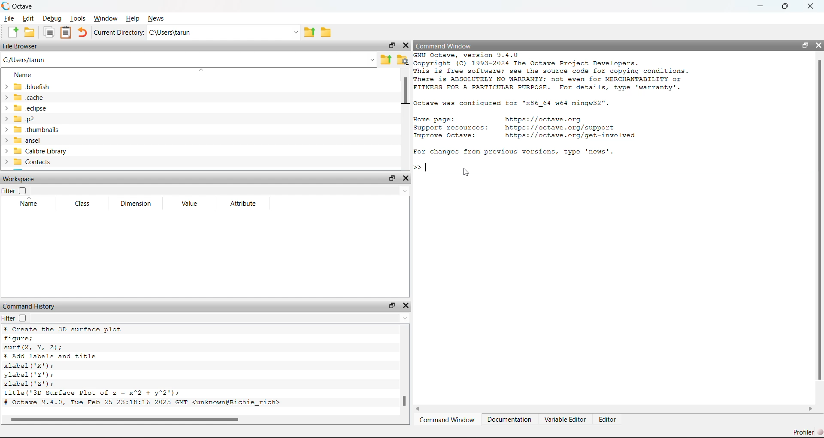 This screenshot has height=438, width=824. Describe the element at coordinates (406, 375) in the screenshot. I see `Scroll` at that location.